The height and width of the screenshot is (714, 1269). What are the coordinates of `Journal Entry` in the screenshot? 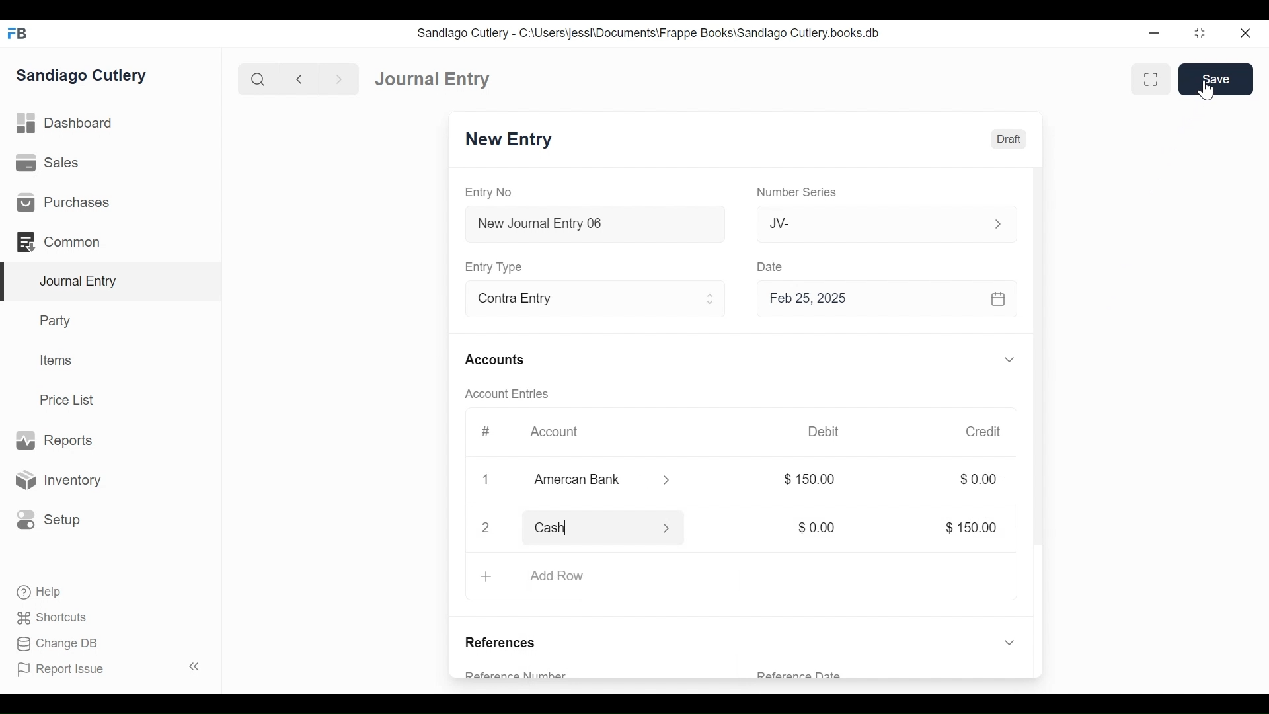 It's located at (112, 282).